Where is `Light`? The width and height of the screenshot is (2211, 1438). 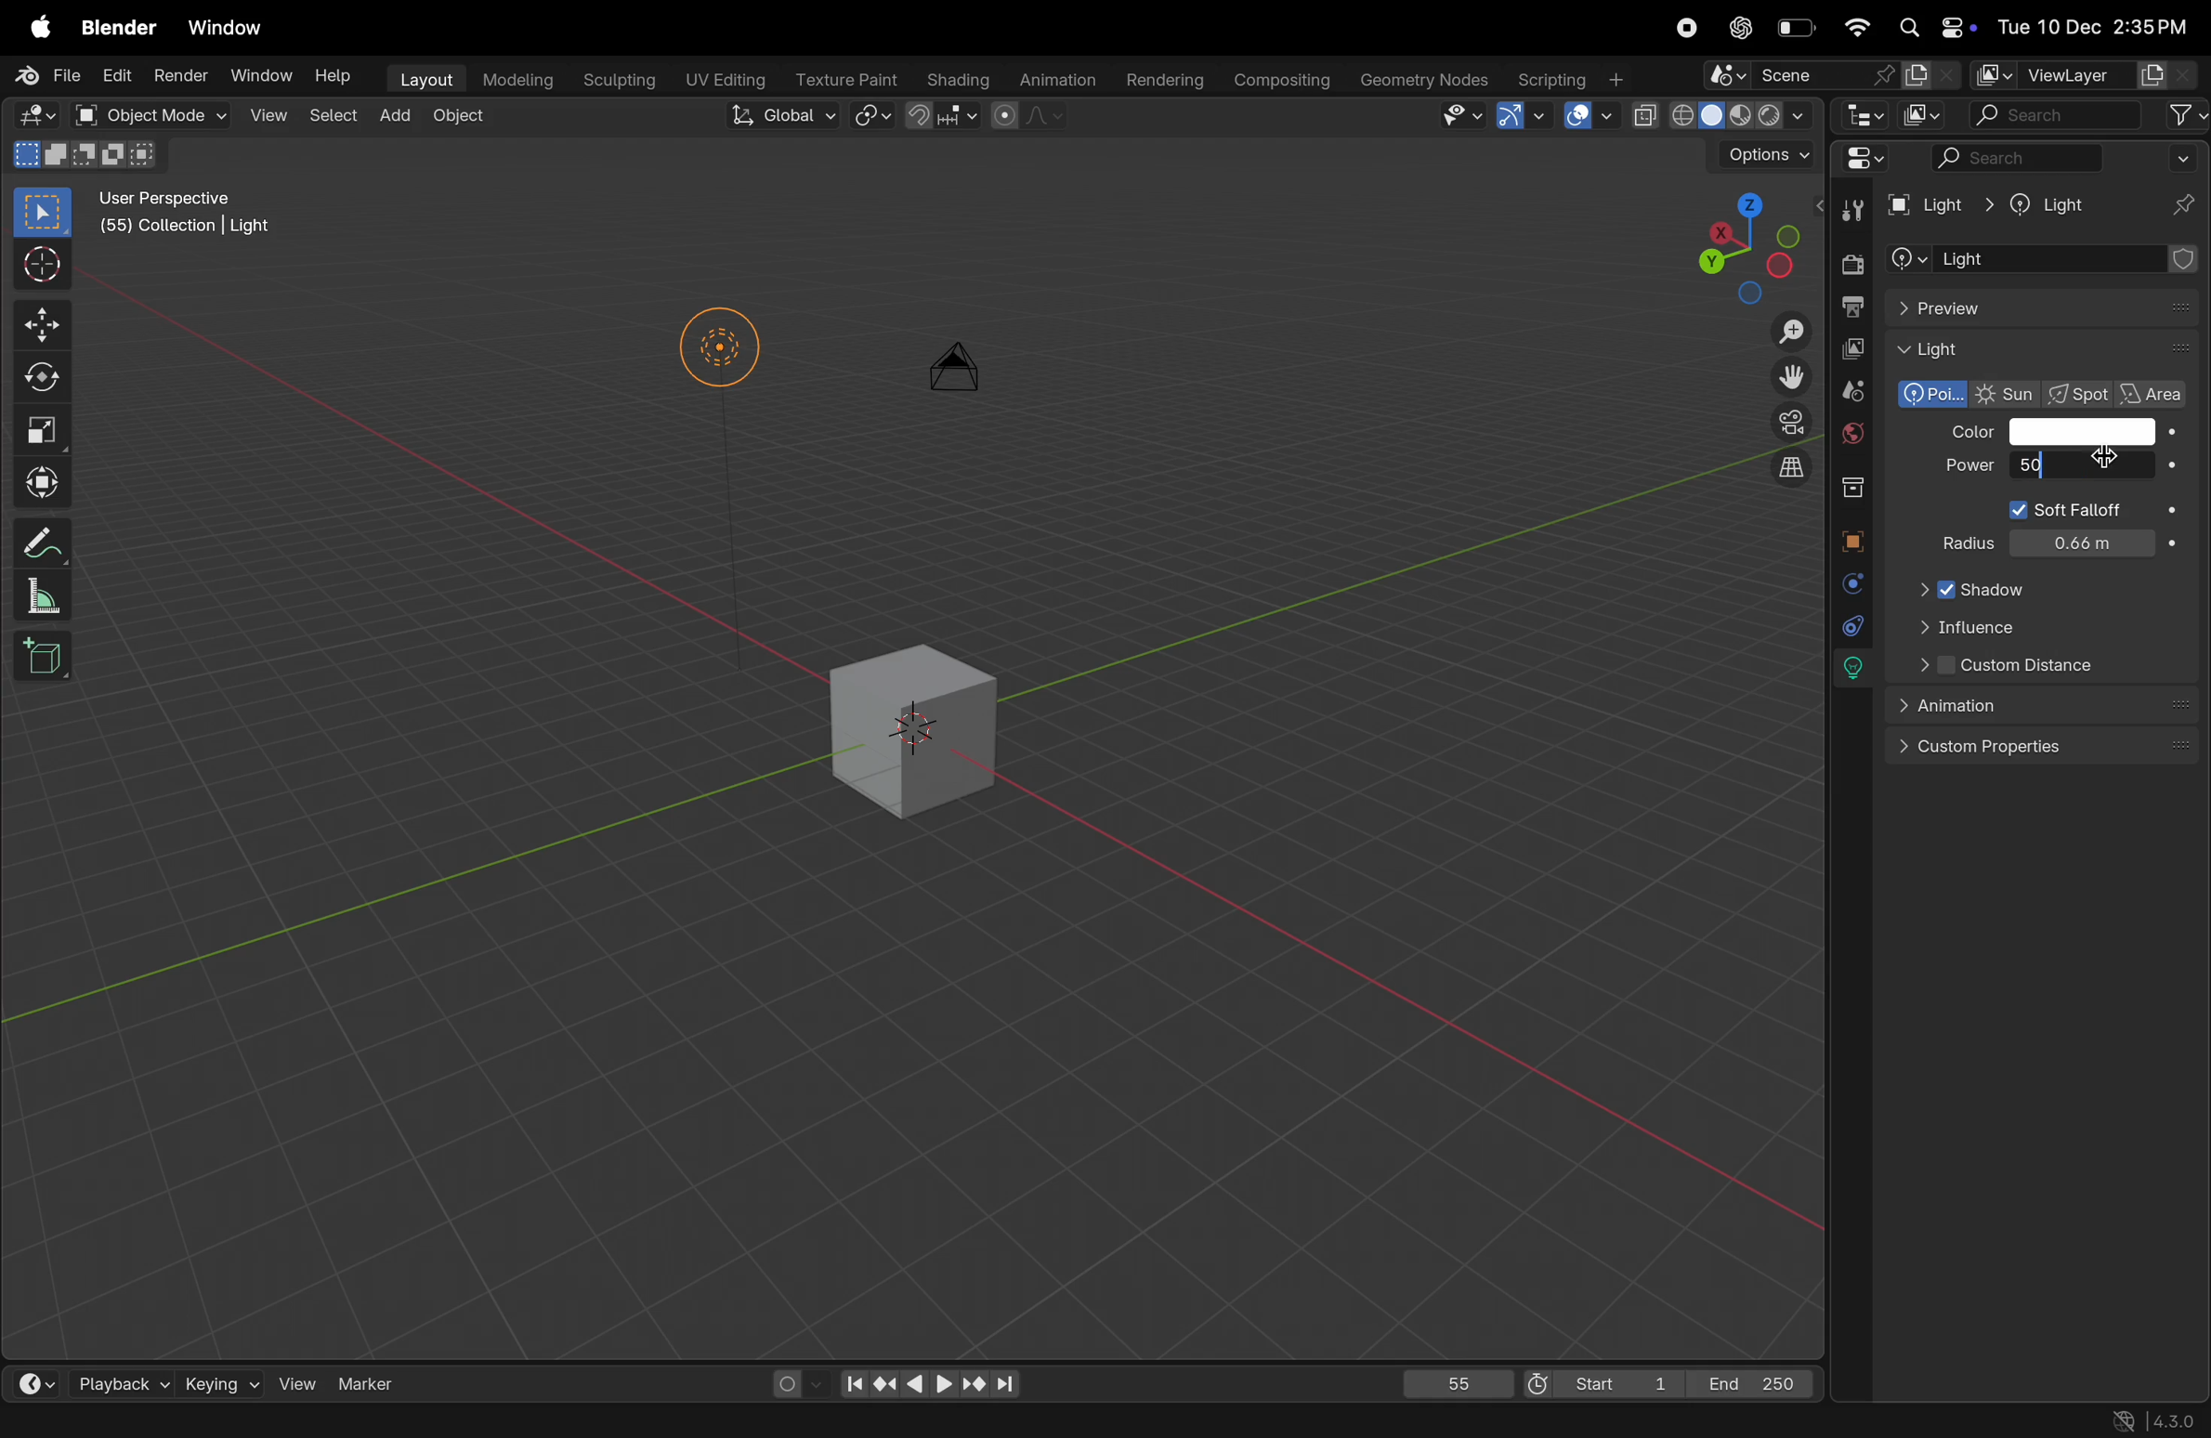
Light is located at coordinates (2054, 203).